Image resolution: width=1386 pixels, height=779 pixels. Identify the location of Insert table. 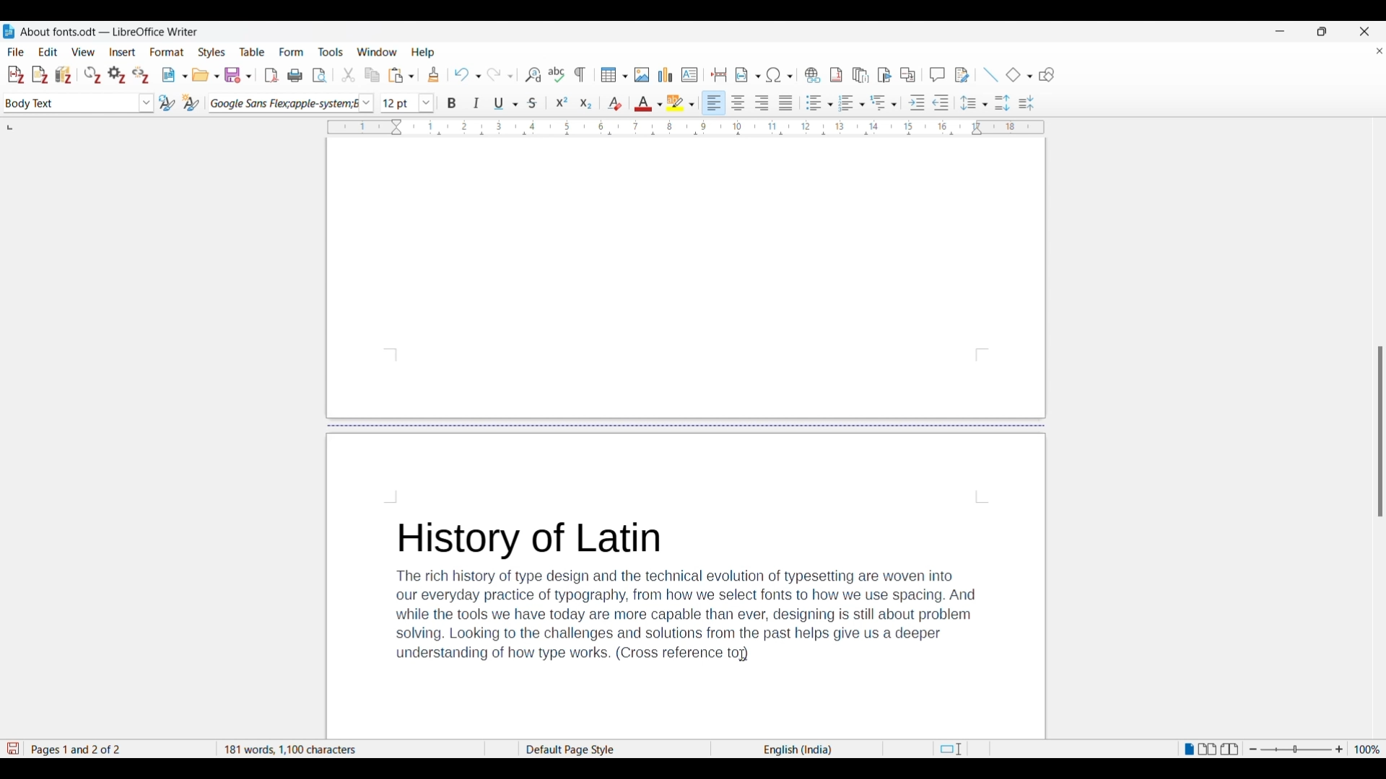
(614, 75).